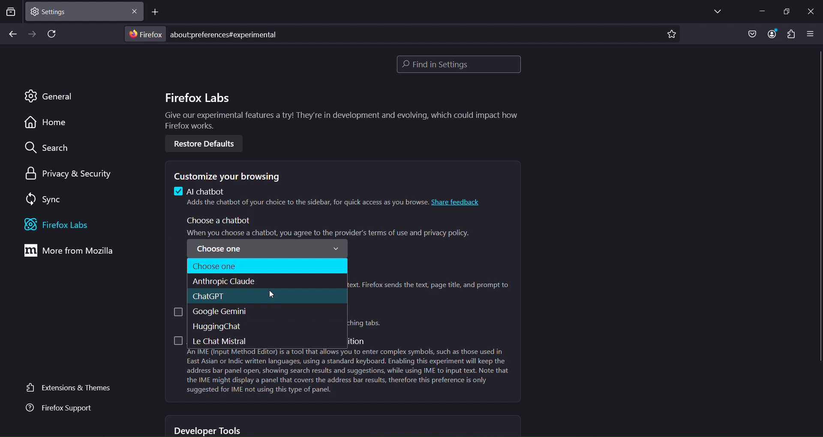  I want to click on open application menu, so click(812, 34).